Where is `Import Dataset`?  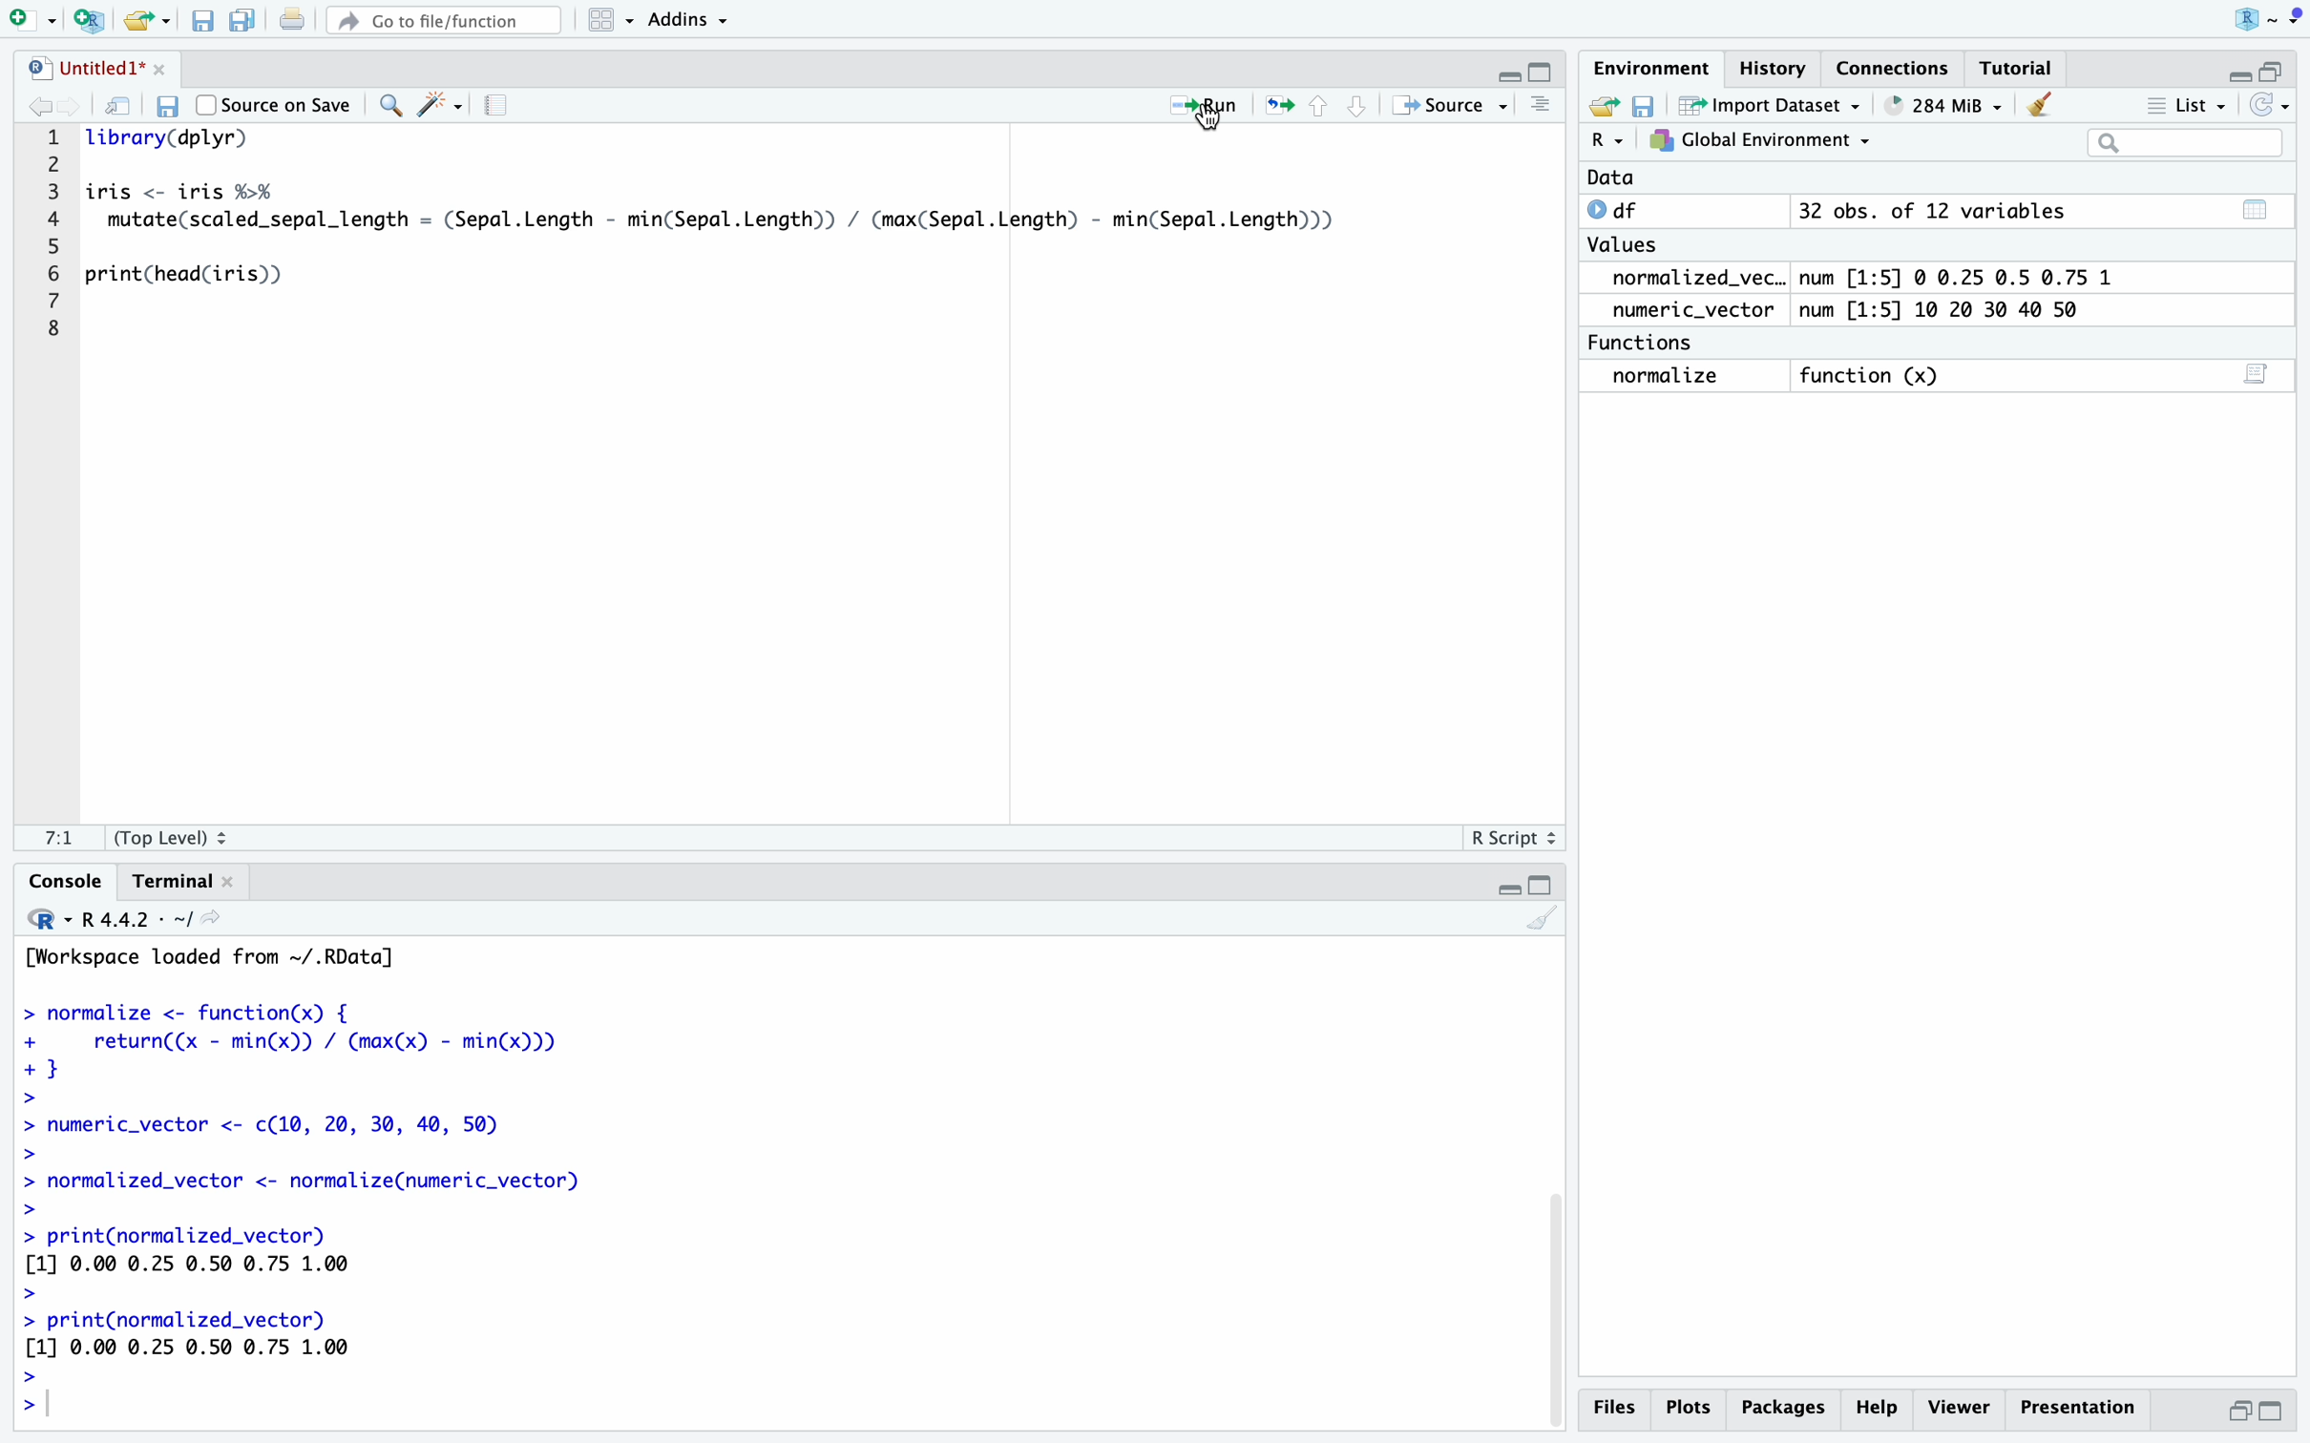
Import Dataset is located at coordinates (1774, 104).